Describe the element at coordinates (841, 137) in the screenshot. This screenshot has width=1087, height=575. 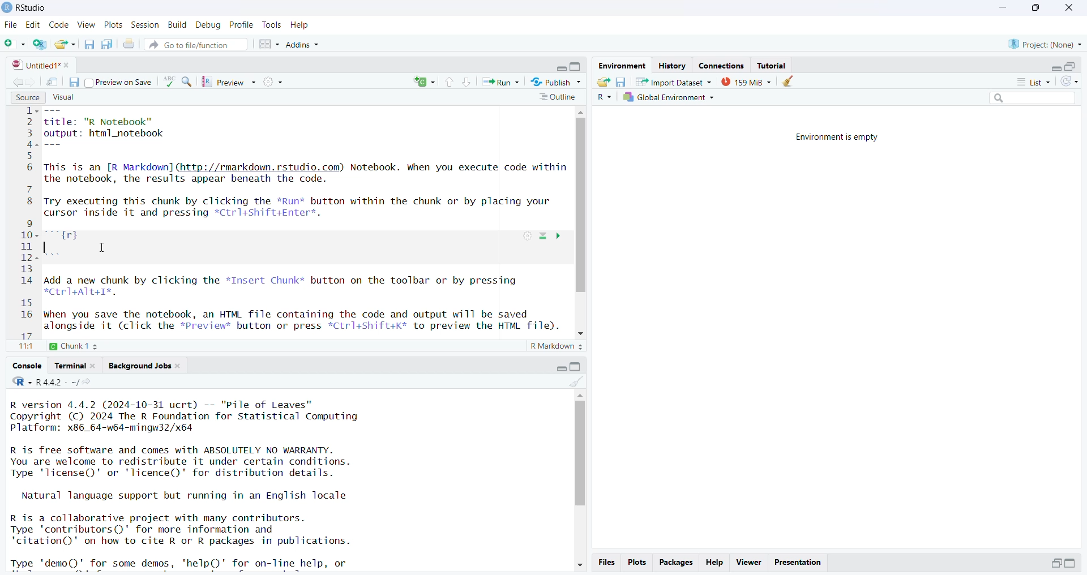
I see `Environment is empty` at that location.